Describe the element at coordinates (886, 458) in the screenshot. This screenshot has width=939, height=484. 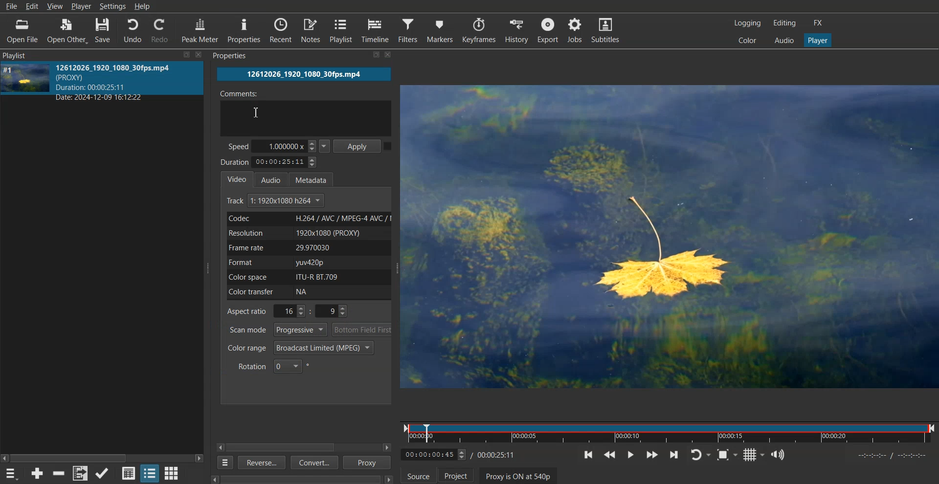
I see `timeline` at that location.